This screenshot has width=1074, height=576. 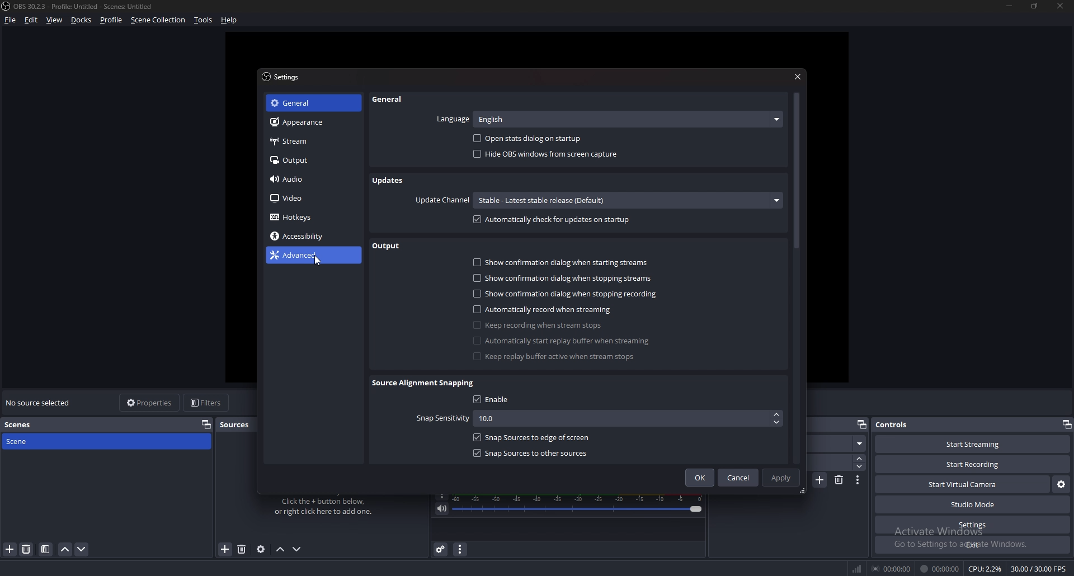 I want to click on transition properties, so click(x=858, y=480).